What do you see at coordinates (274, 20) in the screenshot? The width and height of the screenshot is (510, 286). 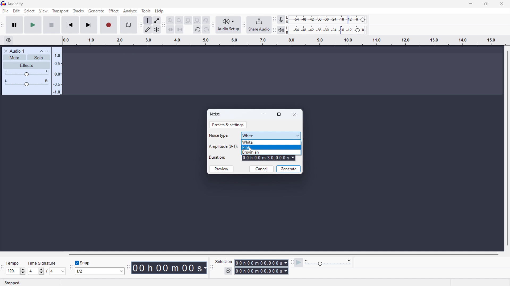 I see `recording meter toolbar` at bounding box center [274, 20].